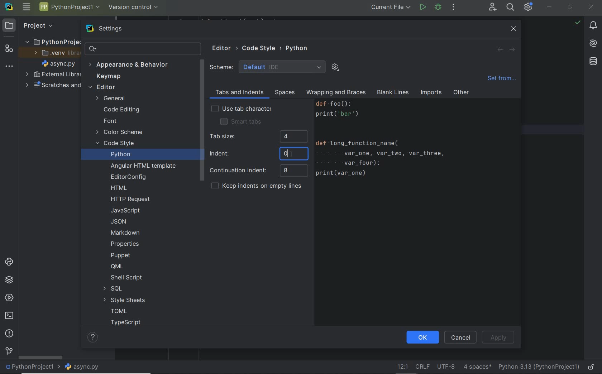 The height and width of the screenshot is (374, 602). What do you see at coordinates (392, 8) in the screenshot?
I see `current file` at bounding box center [392, 8].